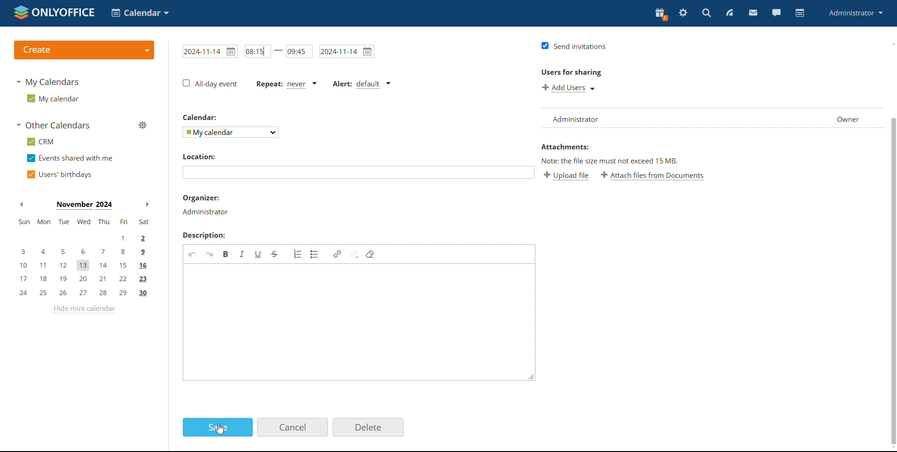 This screenshot has width=897, height=452. What do you see at coordinates (232, 132) in the screenshot?
I see `select event calendar` at bounding box center [232, 132].